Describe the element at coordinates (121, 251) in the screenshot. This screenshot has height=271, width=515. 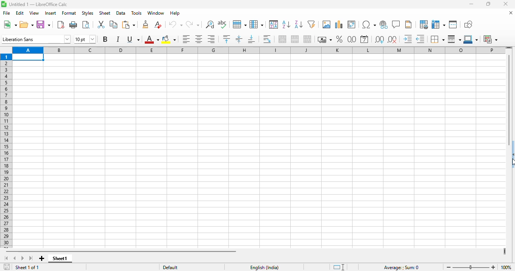
I see `horizontal scroll bar` at that location.